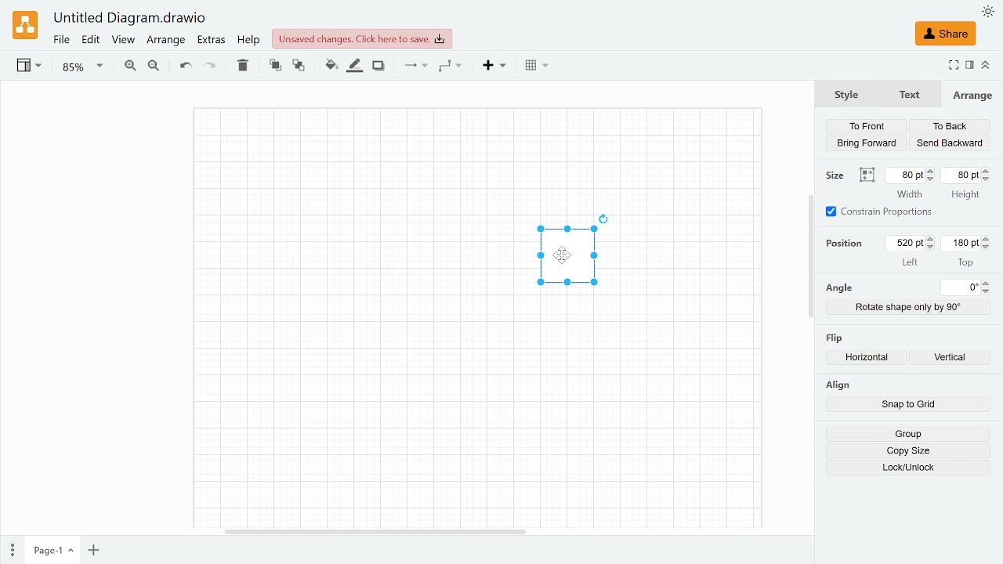  What do you see at coordinates (908, 451) in the screenshot?
I see `Copy size` at bounding box center [908, 451].